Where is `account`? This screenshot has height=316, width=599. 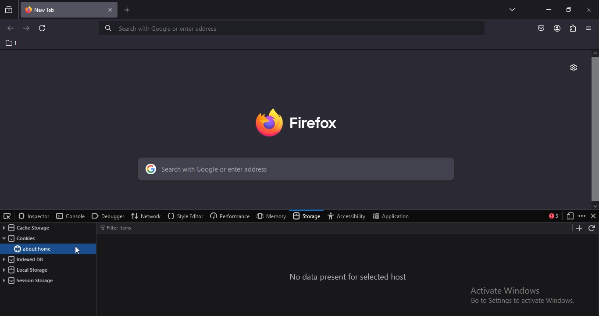 account is located at coordinates (557, 29).